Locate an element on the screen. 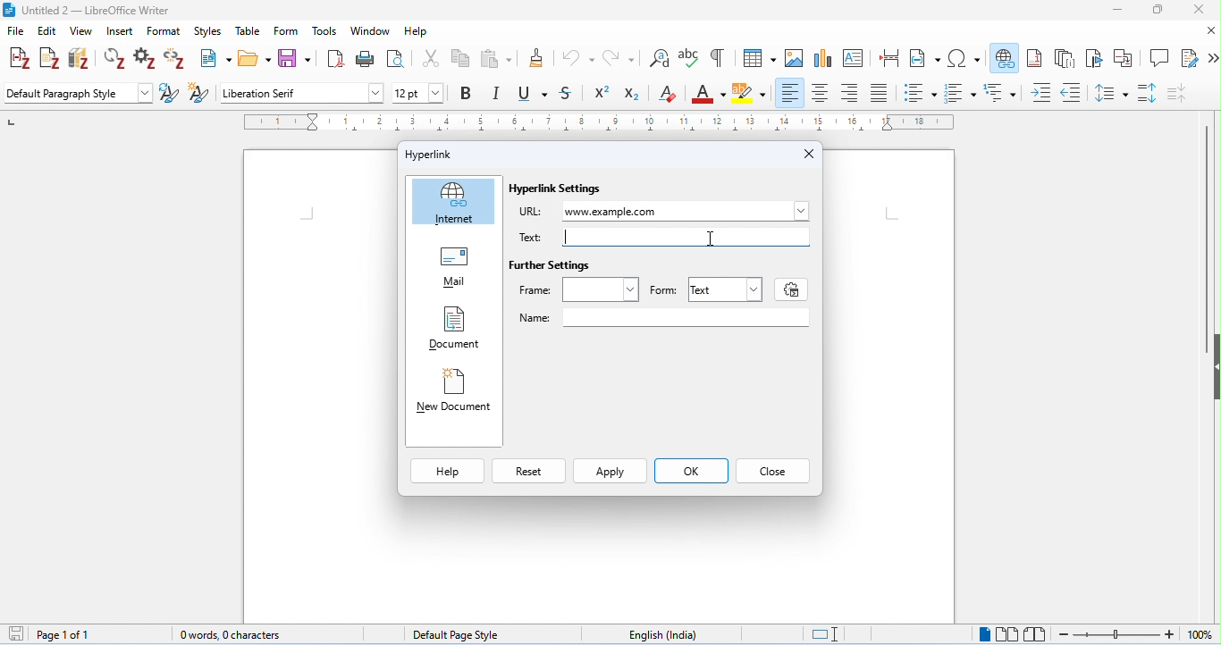 The image size is (1221, 645). add note is located at coordinates (50, 58).